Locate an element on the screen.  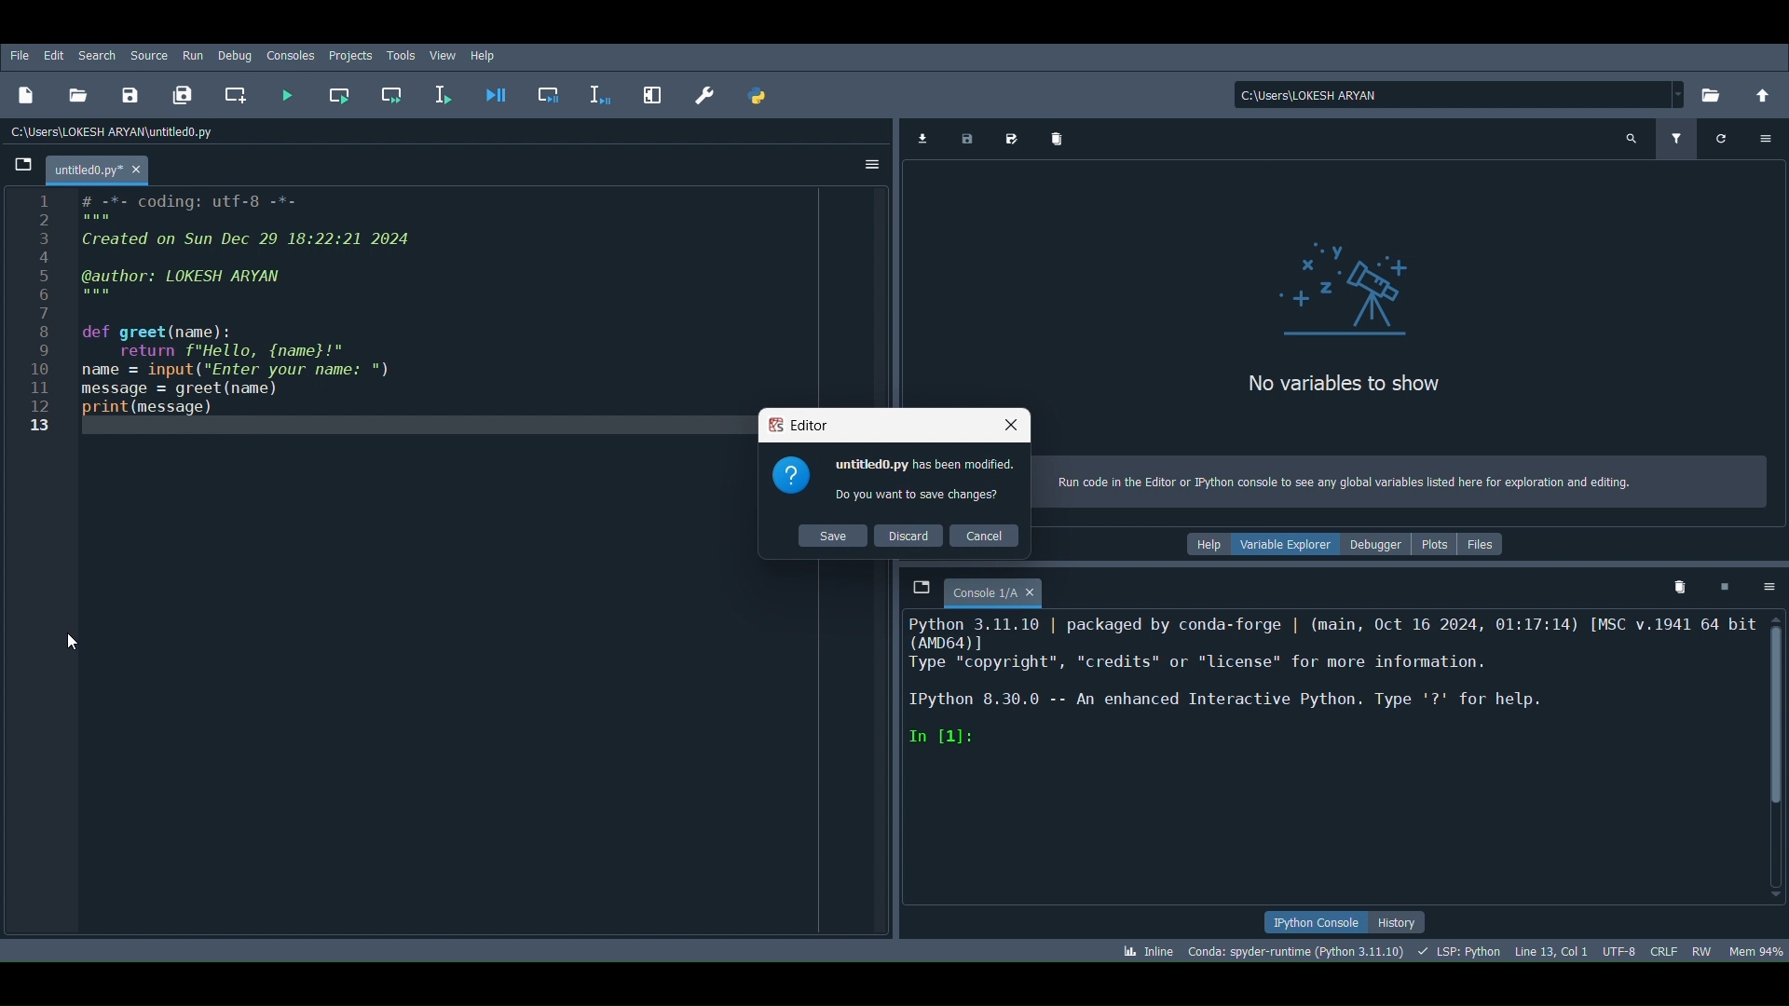
Encoding is located at coordinates (1619, 950).